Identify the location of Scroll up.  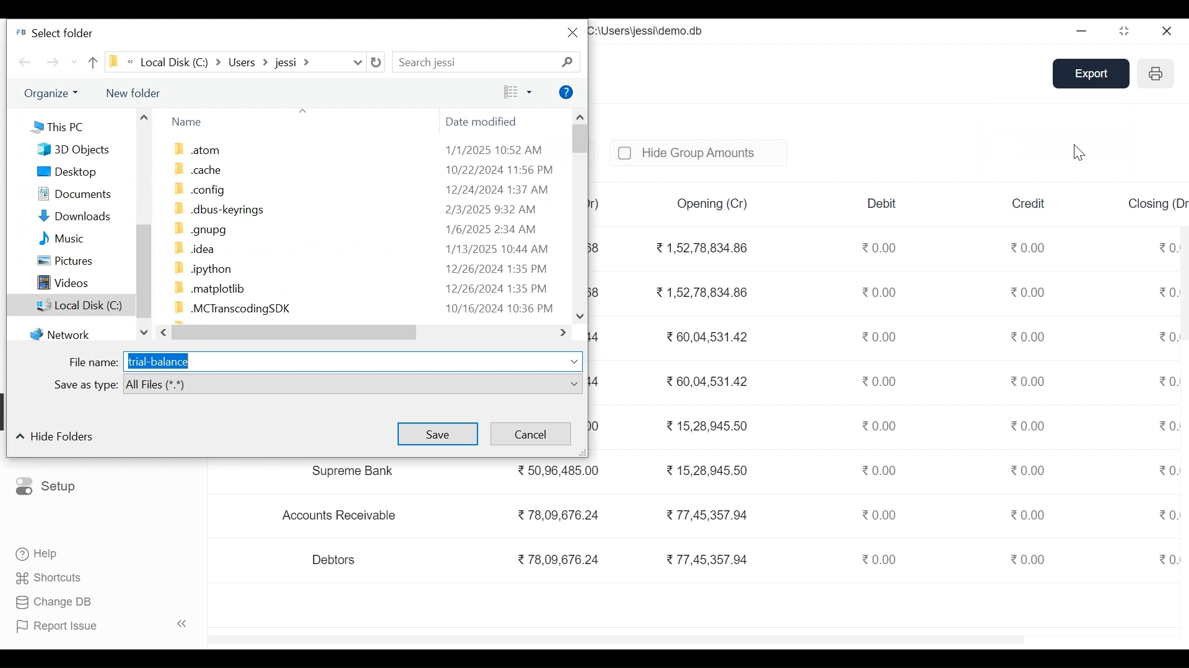
(580, 116).